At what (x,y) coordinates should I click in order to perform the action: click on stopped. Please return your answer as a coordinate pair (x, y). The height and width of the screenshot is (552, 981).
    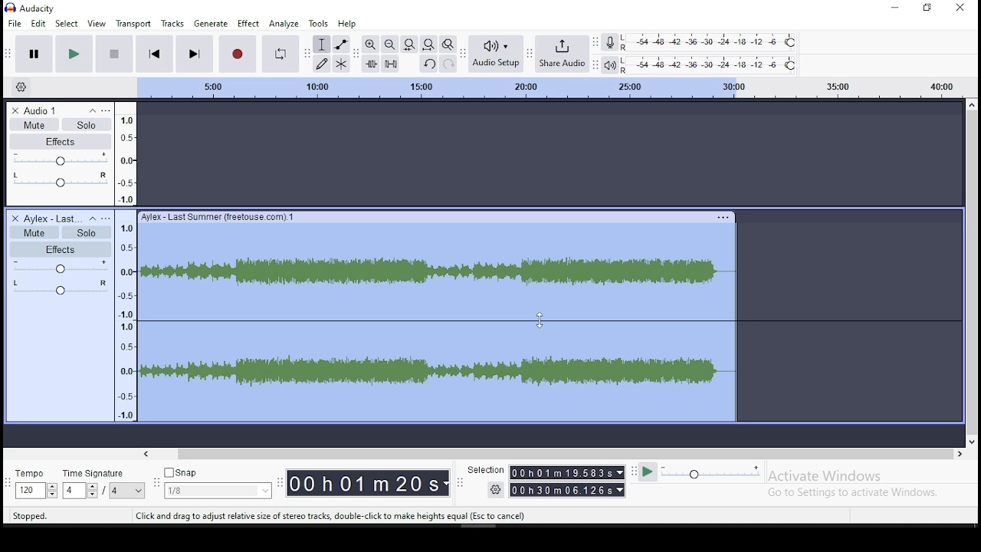
    Looking at the image, I should click on (31, 514).